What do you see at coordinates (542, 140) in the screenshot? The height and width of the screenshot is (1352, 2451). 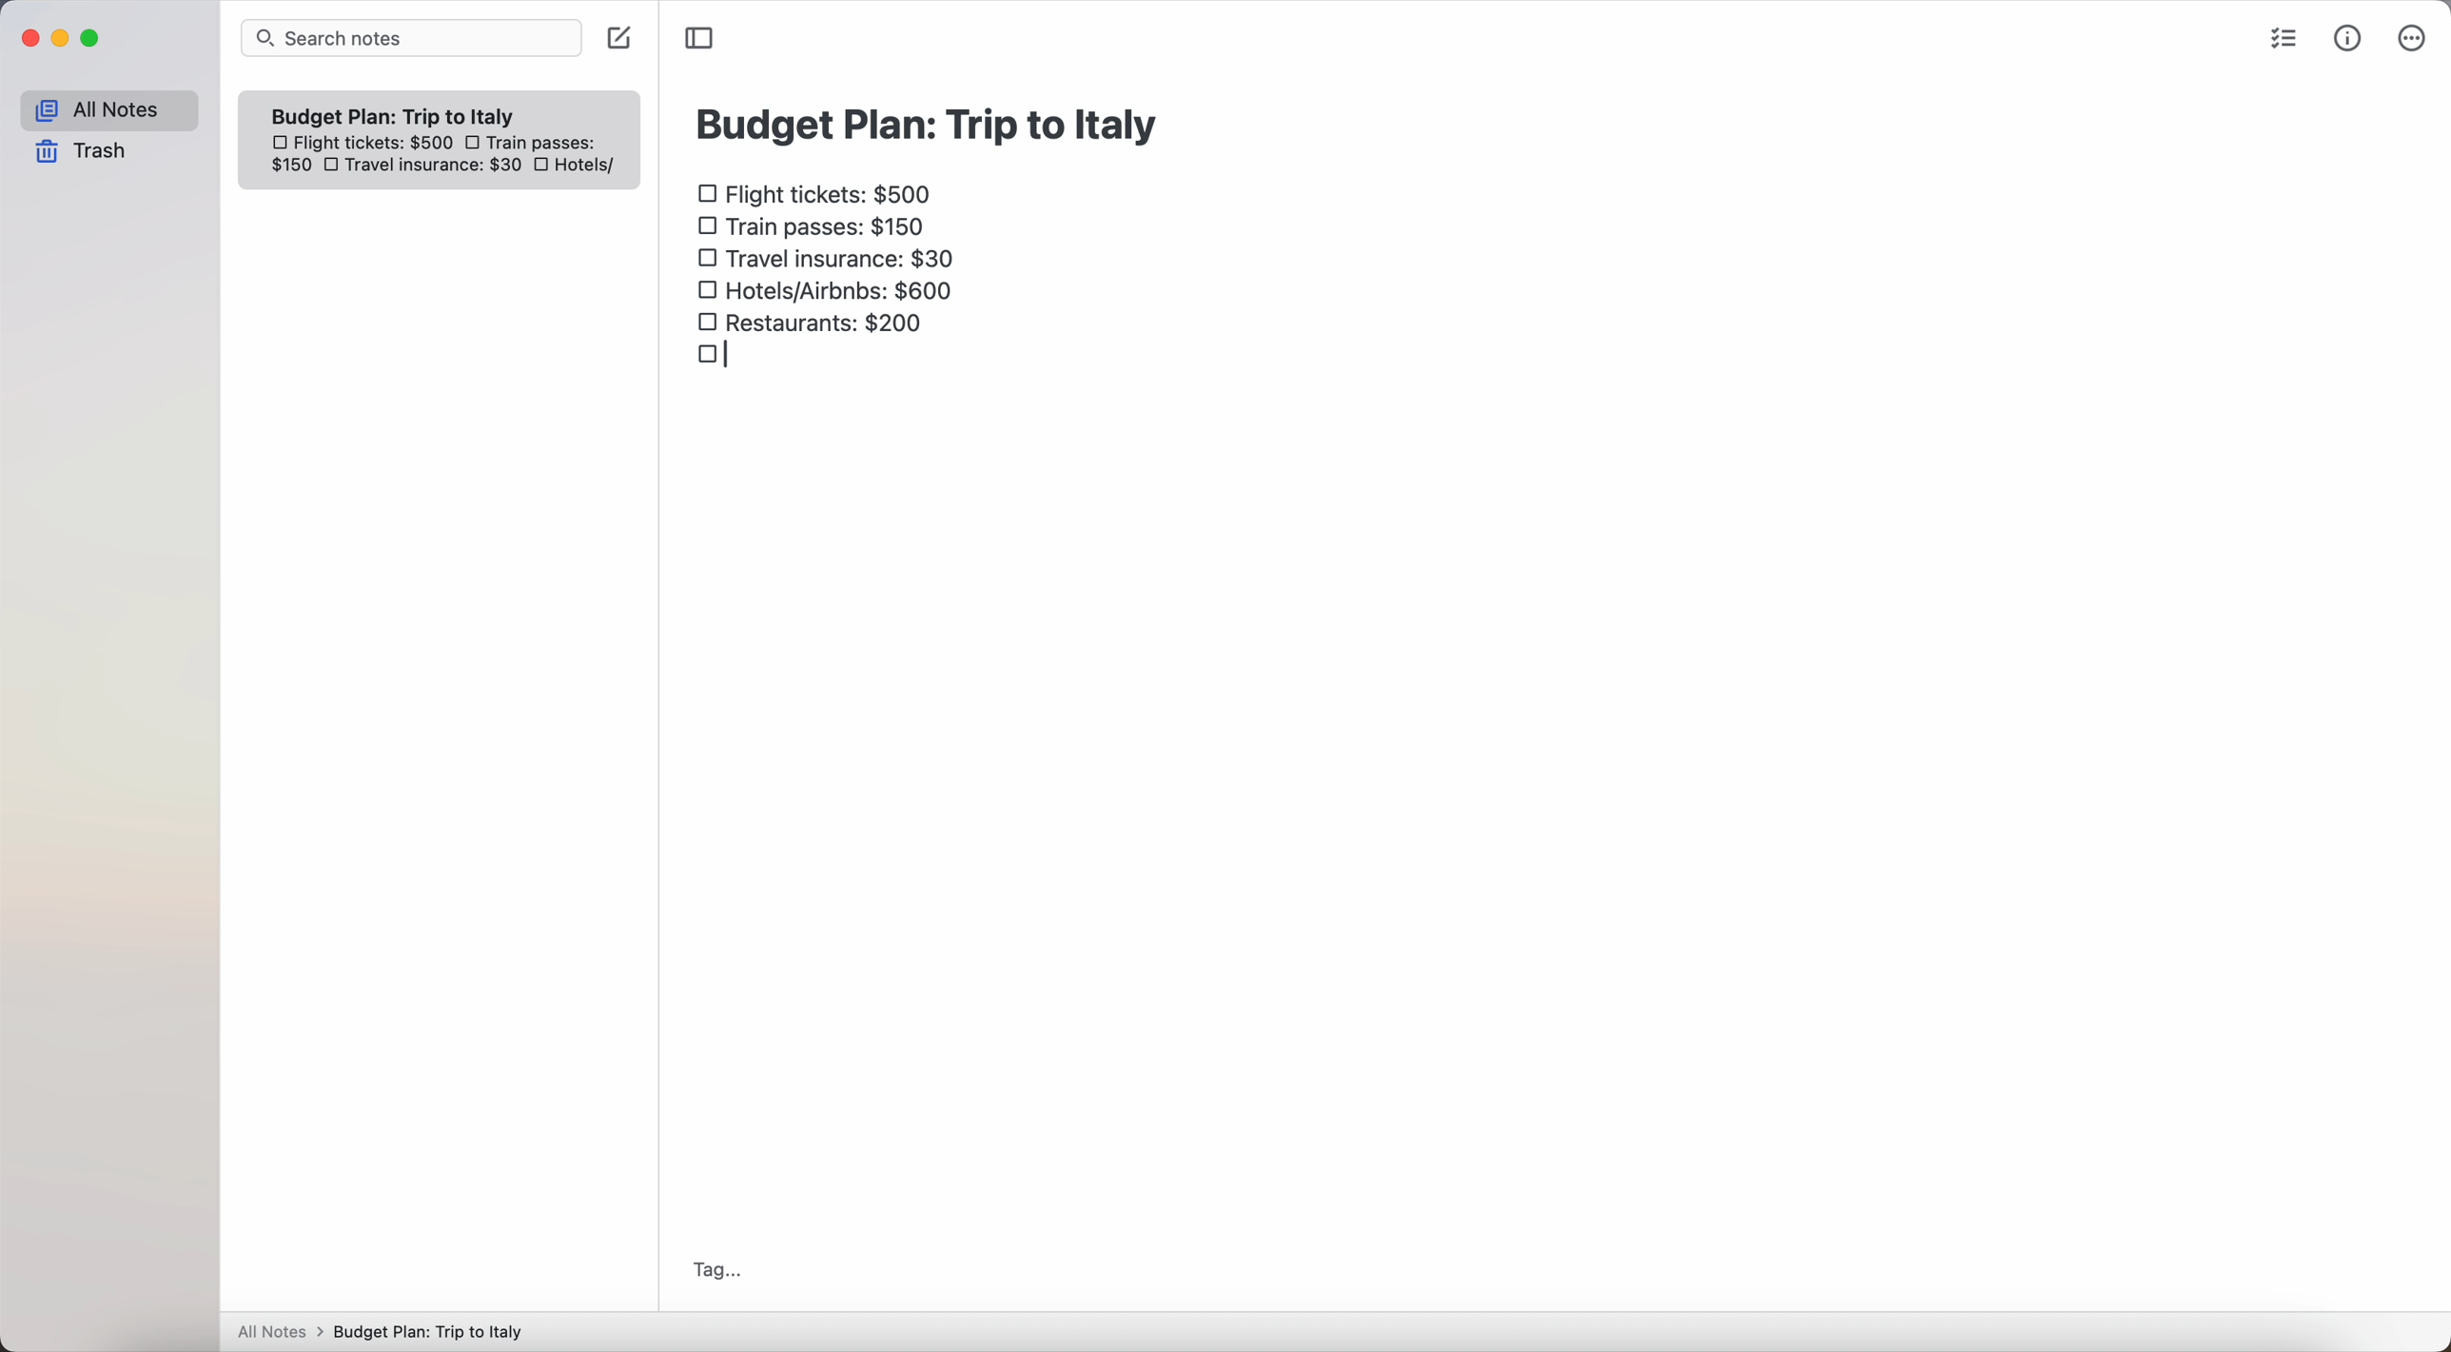 I see `train passes` at bounding box center [542, 140].